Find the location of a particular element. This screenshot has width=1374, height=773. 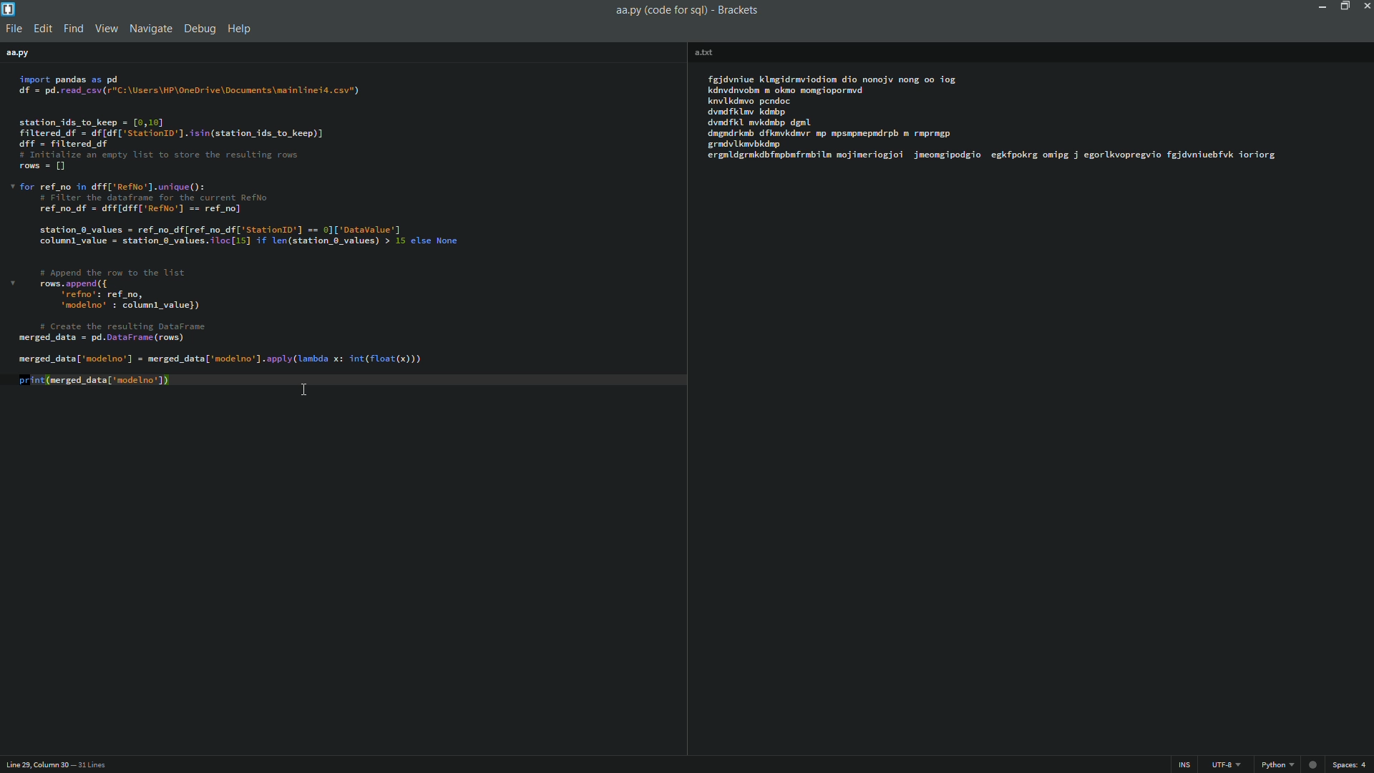

debug menu is located at coordinates (200, 29).